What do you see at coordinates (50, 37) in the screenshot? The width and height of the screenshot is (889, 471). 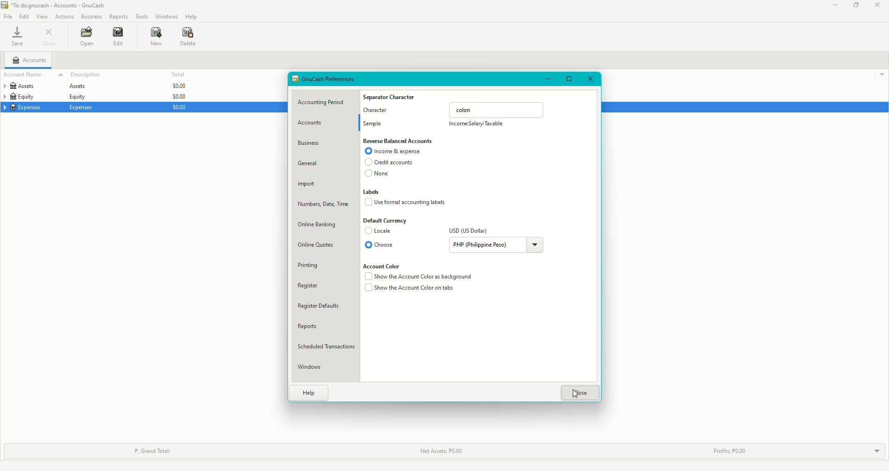 I see `Close` at bounding box center [50, 37].